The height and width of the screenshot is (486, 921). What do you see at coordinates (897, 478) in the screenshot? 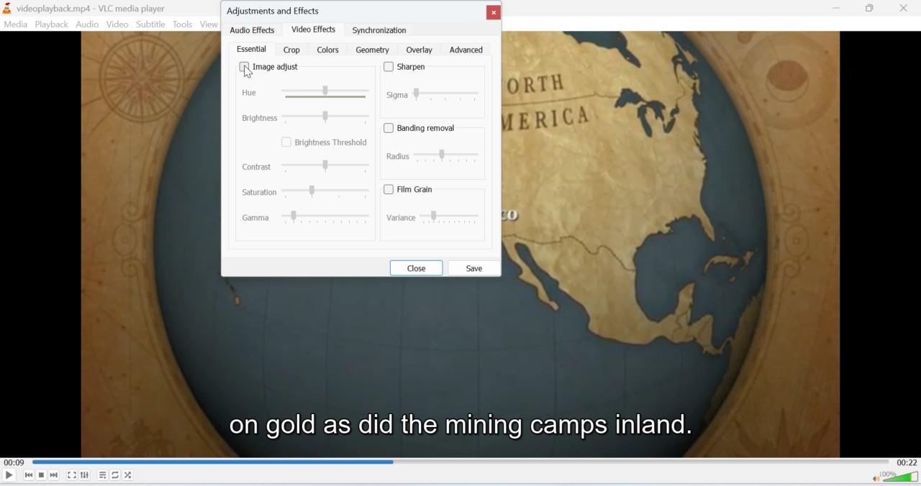
I see `Volume` at bounding box center [897, 478].